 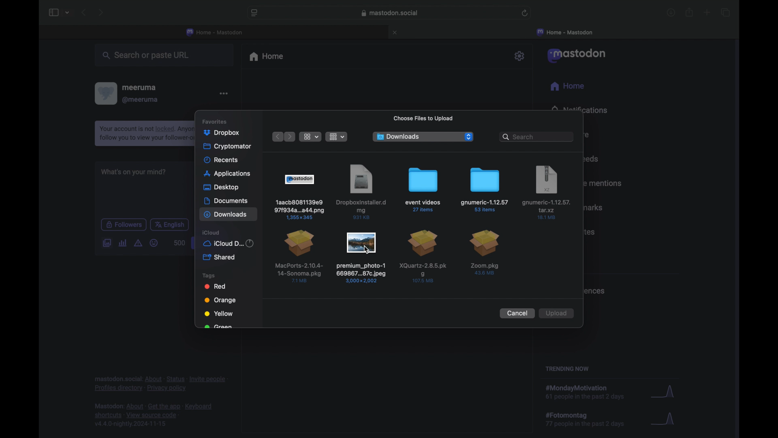 What do you see at coordinates (517, 313) in the screenshot?
I see `cancel` at bounding box center [517, 313].